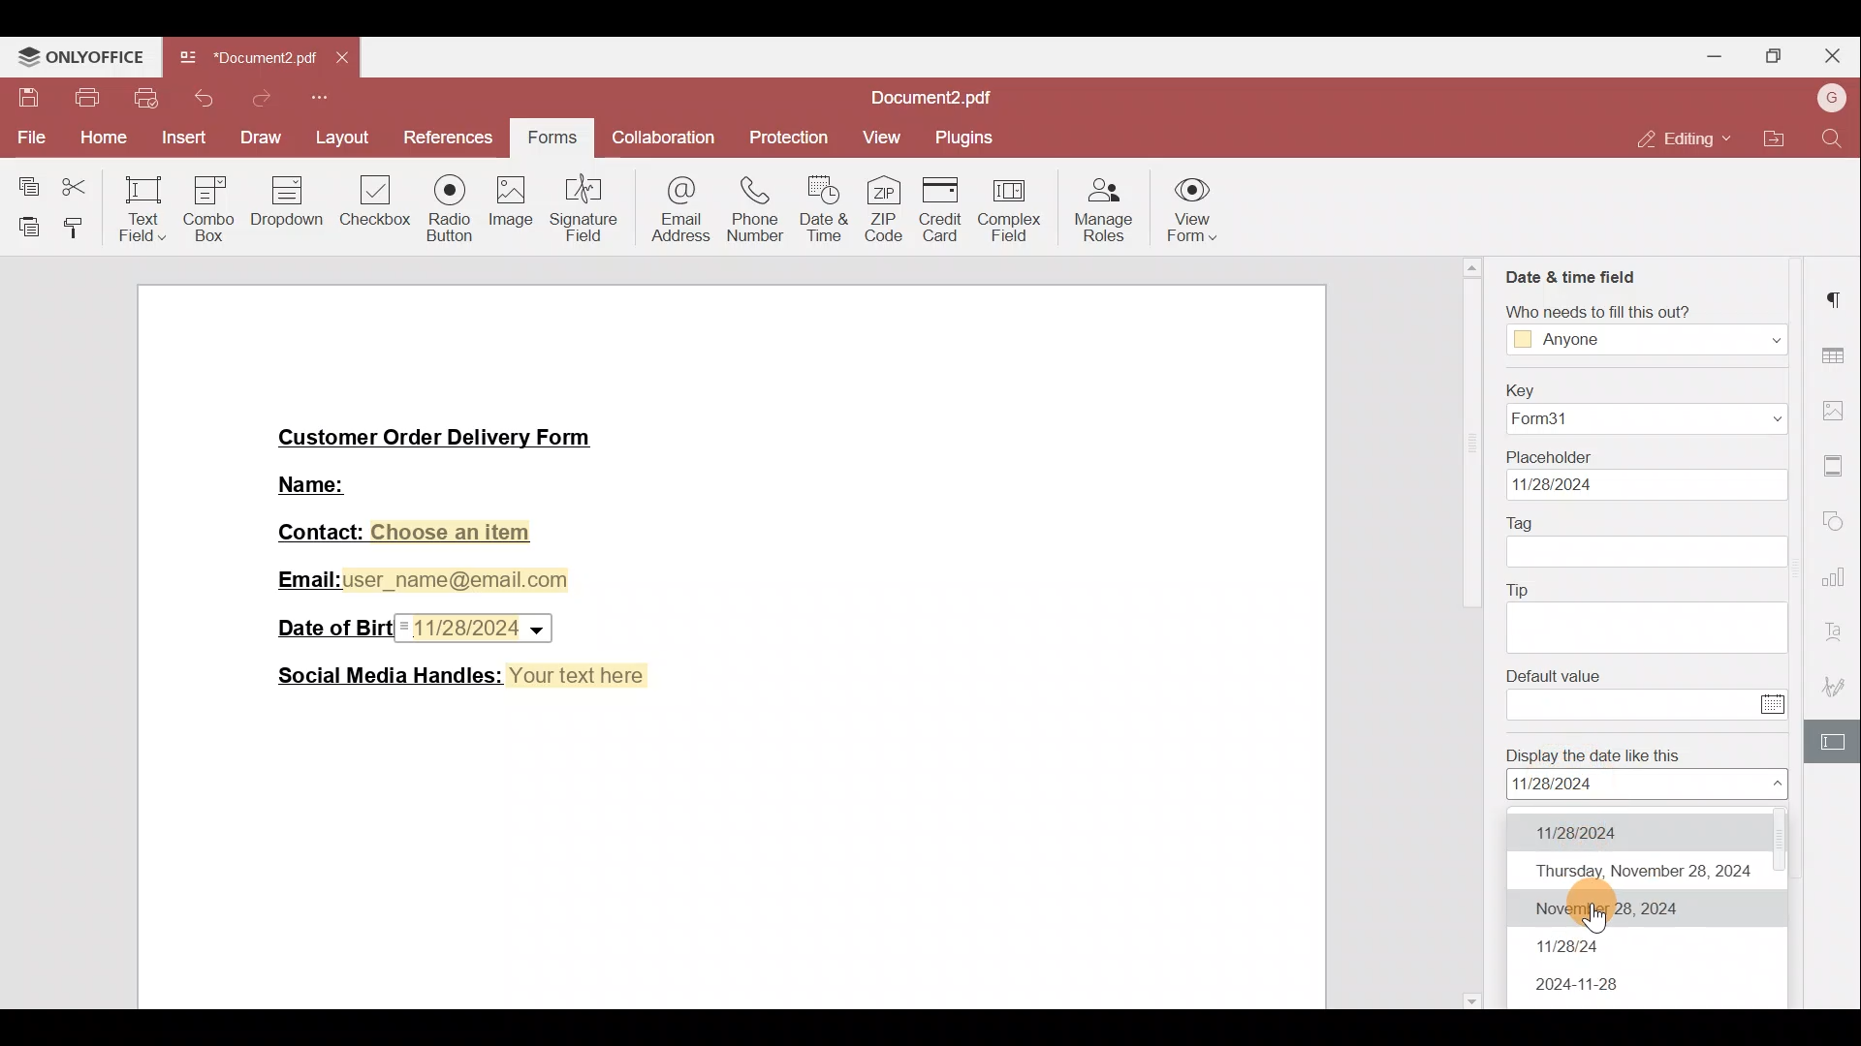 This screenshot has width=1861, height=1046. Describe the element at coordinates (1649, 485) in the screenshot. I see `date` at that location.